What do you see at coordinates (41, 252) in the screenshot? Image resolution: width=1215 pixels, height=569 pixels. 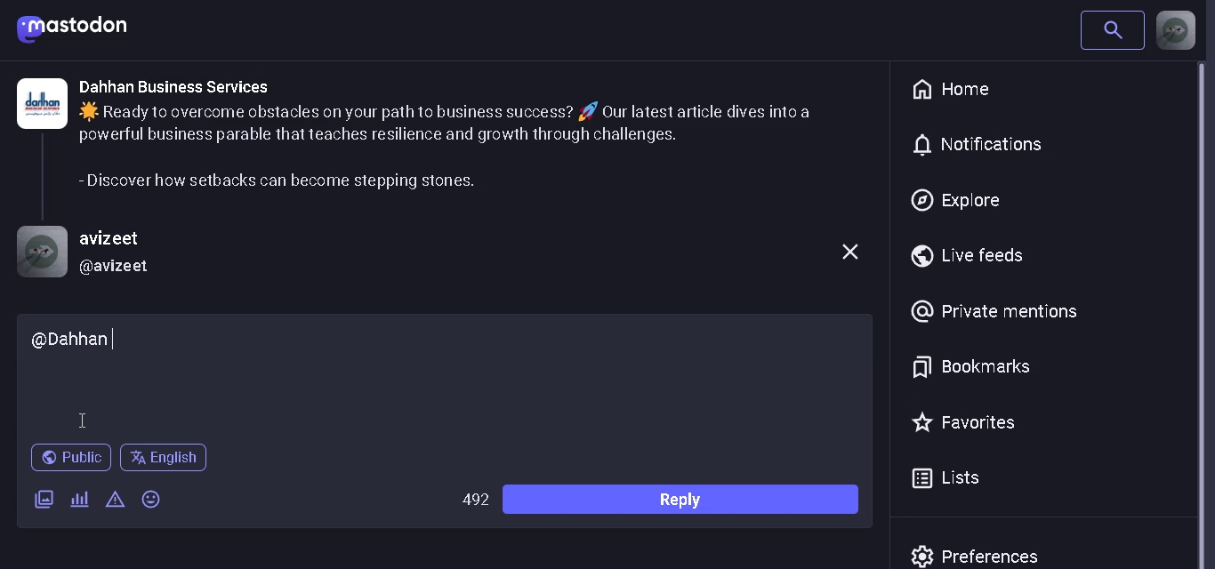 I see `profile picture` at bounding box center [41, 252].